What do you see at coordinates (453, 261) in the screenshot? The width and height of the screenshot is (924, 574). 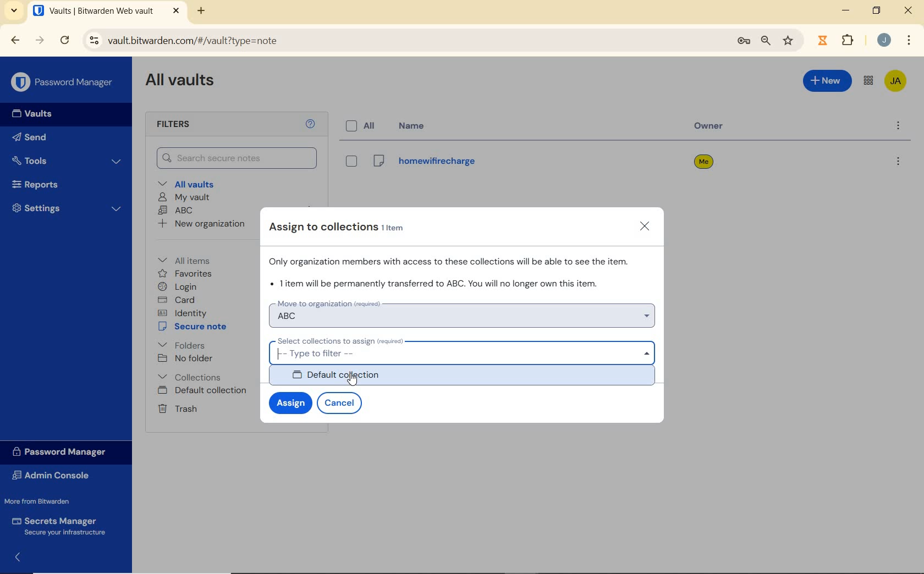 I see `Organization members will access these collections` at bounding box center [453, 261].